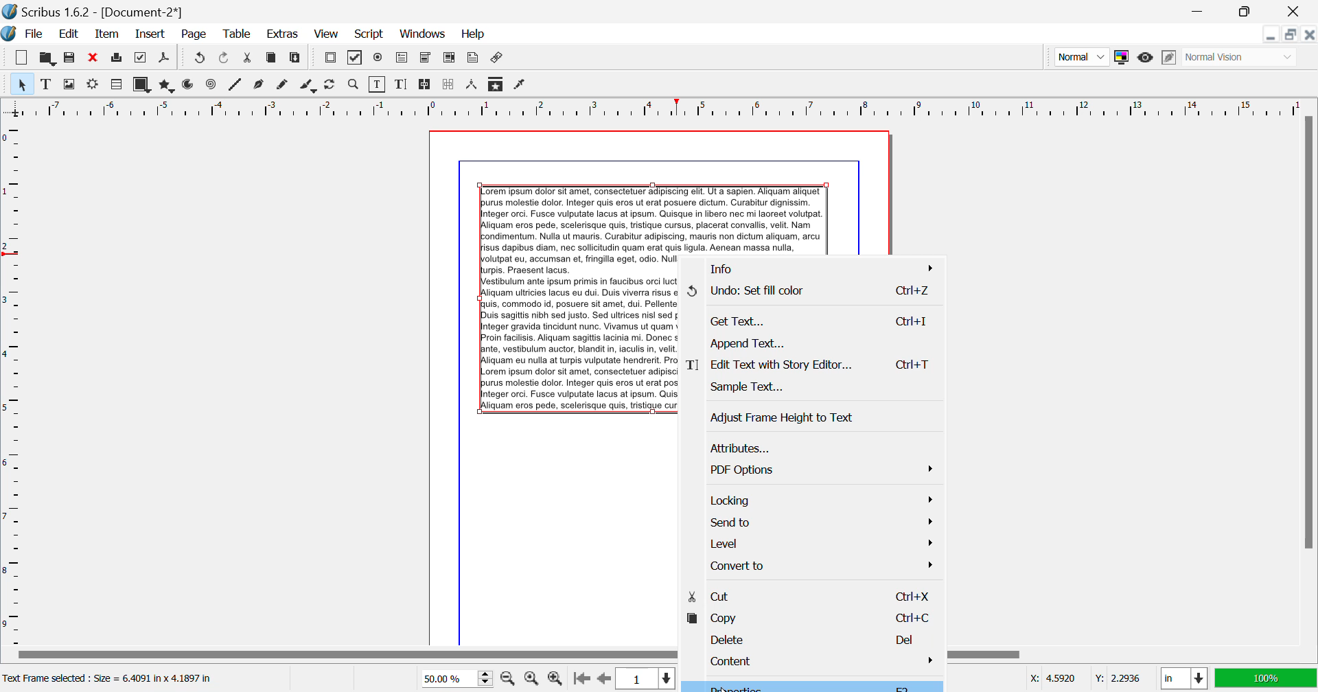  Describe the element at coordinates (13, 382) in the screenshot. I see `Horizontal Page Margins` at that location.